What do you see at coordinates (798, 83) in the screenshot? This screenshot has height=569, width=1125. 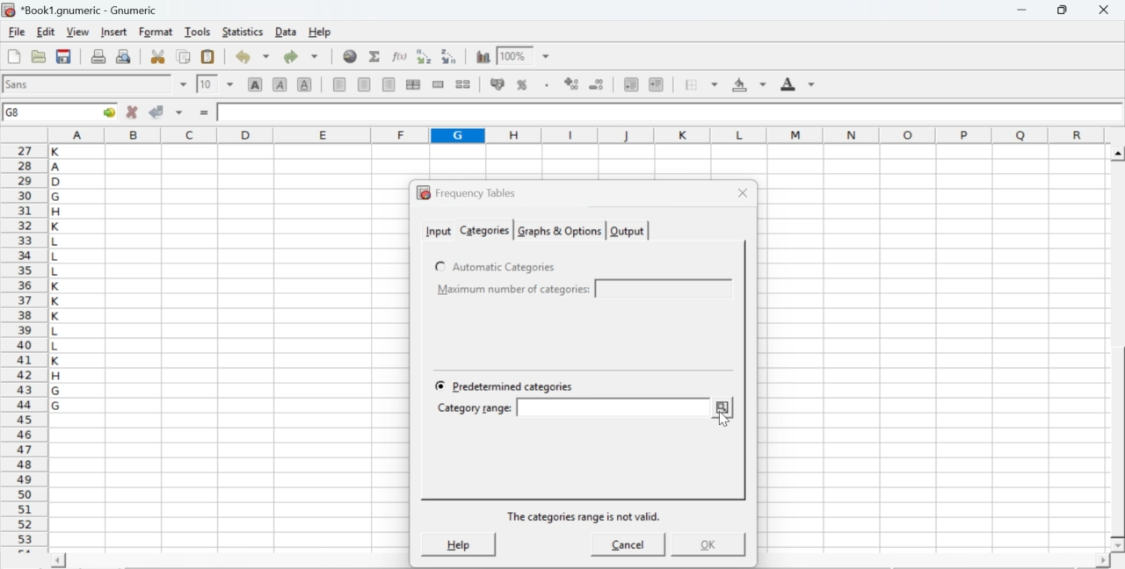 I see `foreground` at bounding box center [798, 83].